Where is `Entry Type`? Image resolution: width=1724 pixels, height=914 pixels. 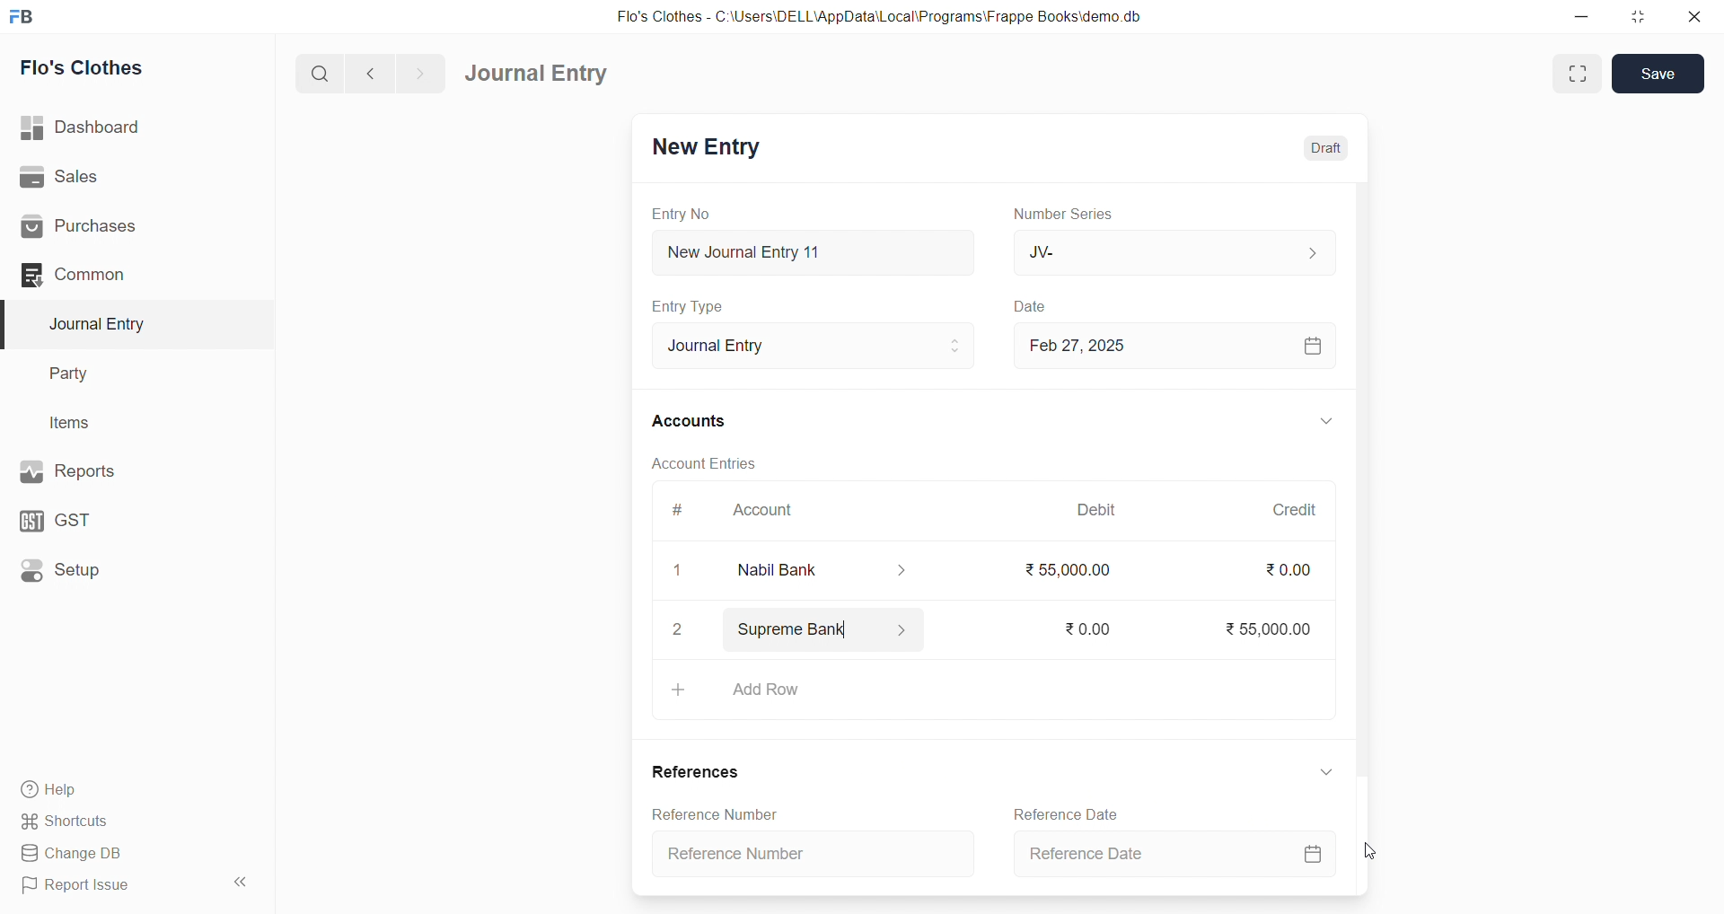
Entry Type is located at coordinates (689, 307).